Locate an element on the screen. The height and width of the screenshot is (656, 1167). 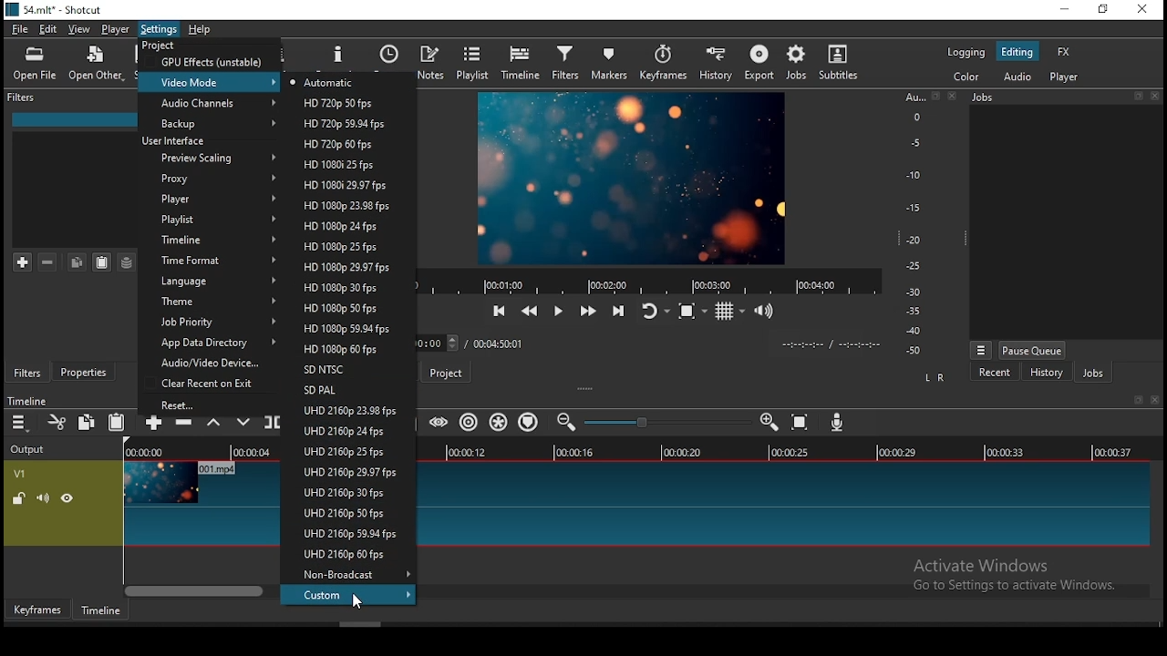
export is located at coordinates (759, 62).